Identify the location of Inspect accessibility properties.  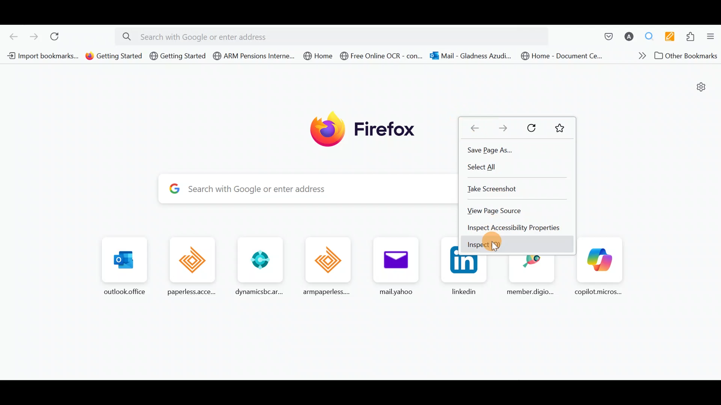
(513, 228).